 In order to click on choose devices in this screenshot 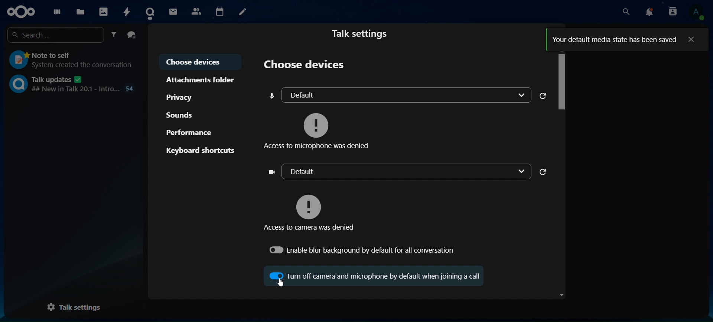, I will do `click(201, 62)`.